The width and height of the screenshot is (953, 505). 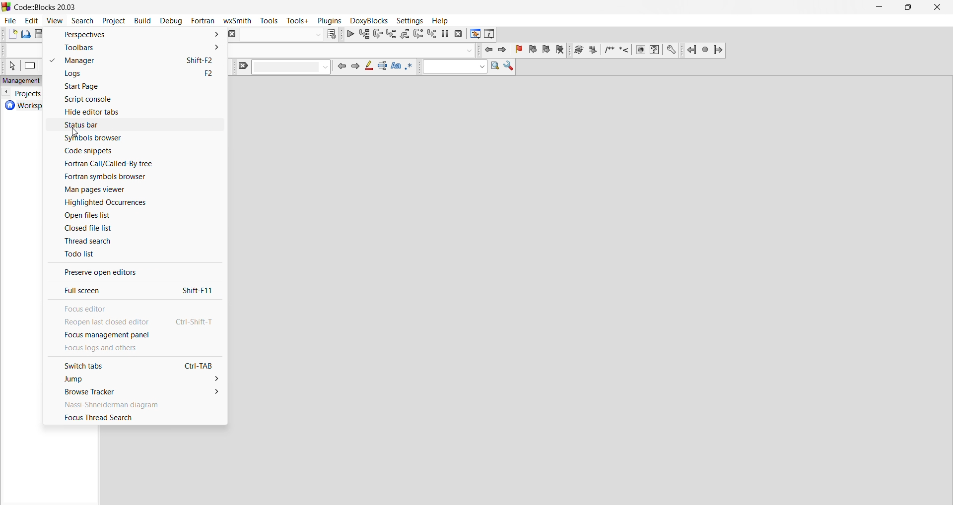 What do you see at coordinates (136, 378) in the screenshot?
I see `jump` at bounding box center [136, 378].